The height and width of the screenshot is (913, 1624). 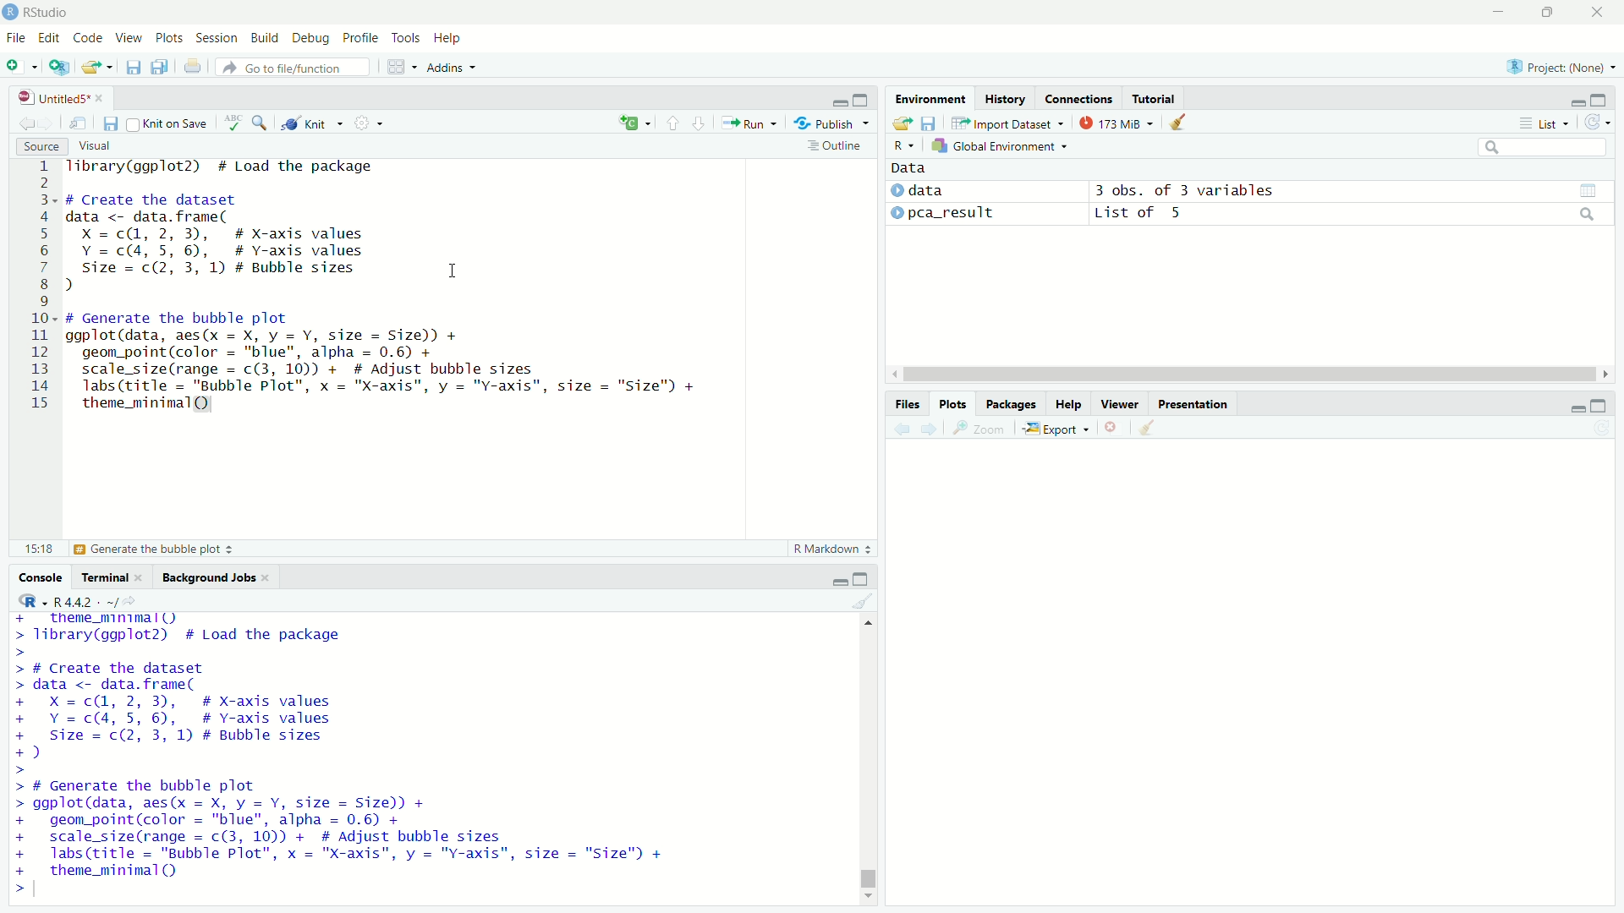 I want to click on source, so click(x=41, y=146).